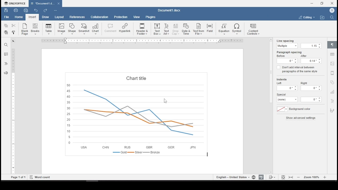 This screenshot has width=338, height=190. What do you see at coordinates (167, 29) in the screenshot?
I see `text art` at bounding box center [167, 29].